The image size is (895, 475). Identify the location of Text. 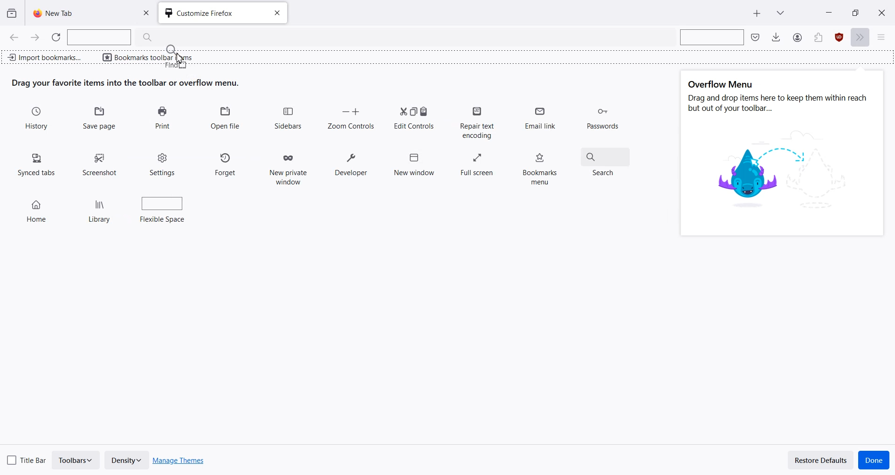
(126, 83).